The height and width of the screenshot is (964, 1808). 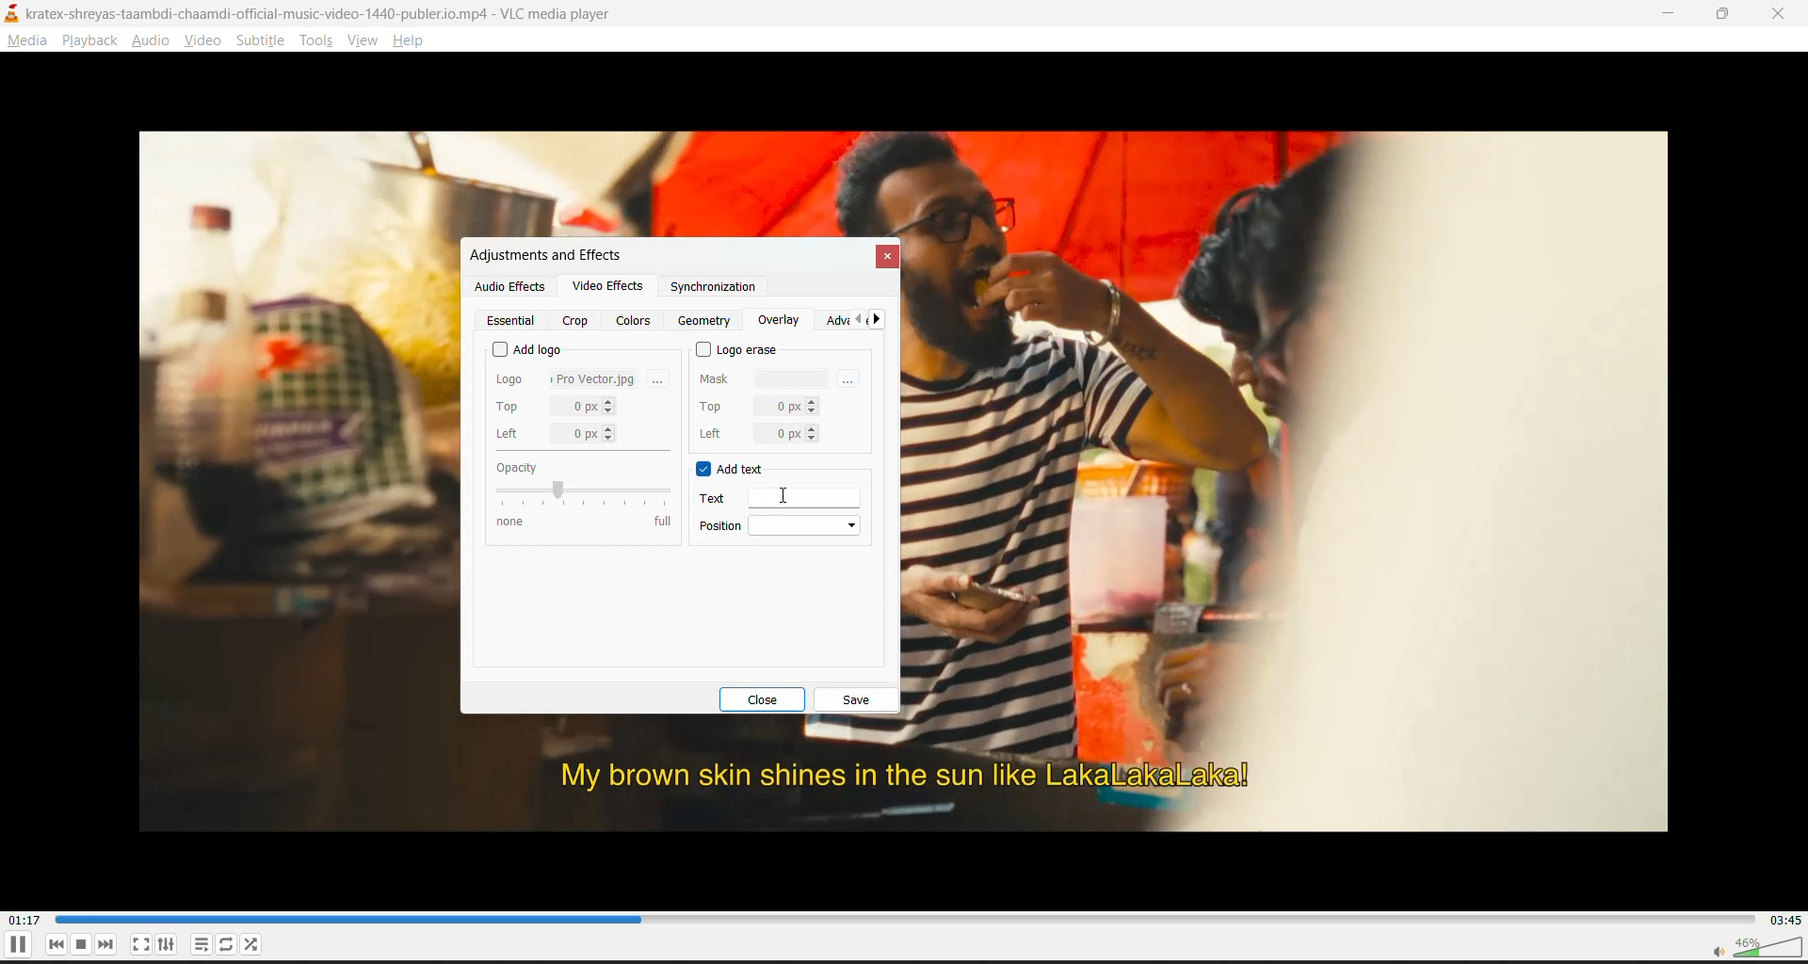 I want to click on track slider, so click(x=898, y=917).